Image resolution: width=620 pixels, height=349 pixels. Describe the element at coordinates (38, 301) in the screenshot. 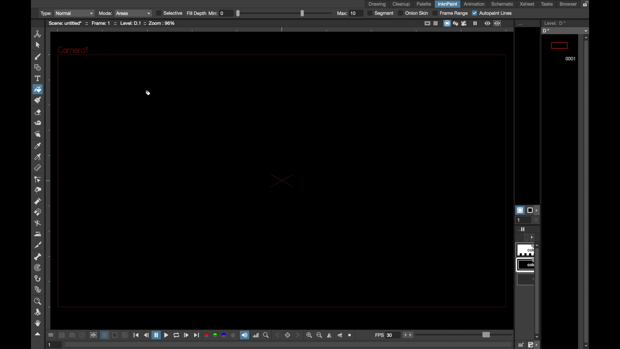

I see `zoom` at that location.